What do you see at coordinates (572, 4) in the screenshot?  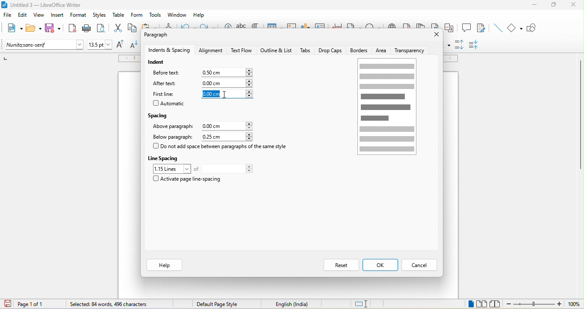 I see `close` at bounding box center [572, 4].